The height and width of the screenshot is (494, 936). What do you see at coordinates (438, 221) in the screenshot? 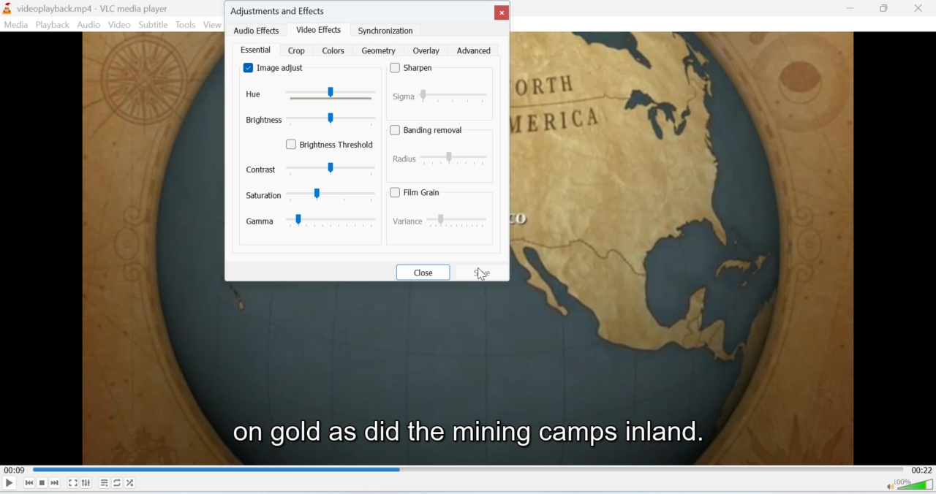
I see `variance` at bounding box center [438, 221].